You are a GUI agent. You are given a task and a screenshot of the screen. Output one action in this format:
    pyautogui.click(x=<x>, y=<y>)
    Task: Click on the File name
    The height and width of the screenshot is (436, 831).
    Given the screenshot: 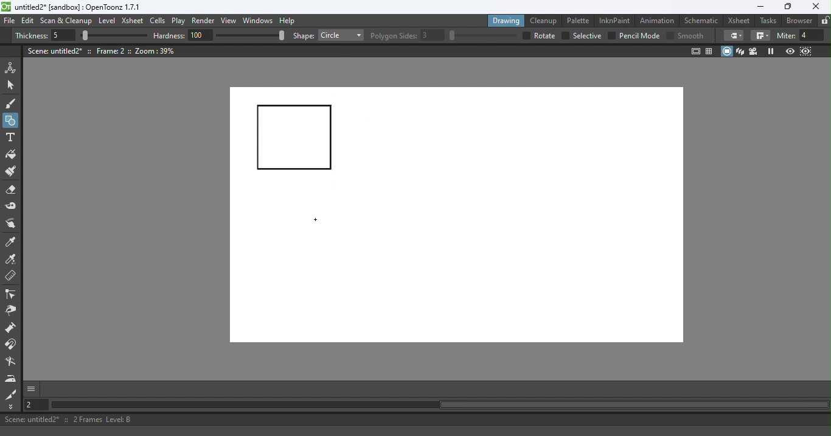 What is the action you would take?
    pyautogui.click(x=78, y=7)
    